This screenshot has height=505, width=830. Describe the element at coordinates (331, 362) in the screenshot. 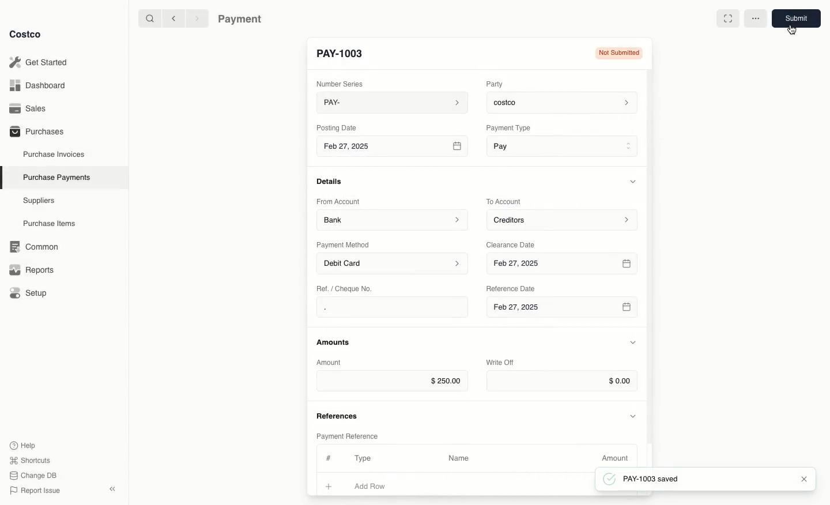

I see `Amount` at that location.